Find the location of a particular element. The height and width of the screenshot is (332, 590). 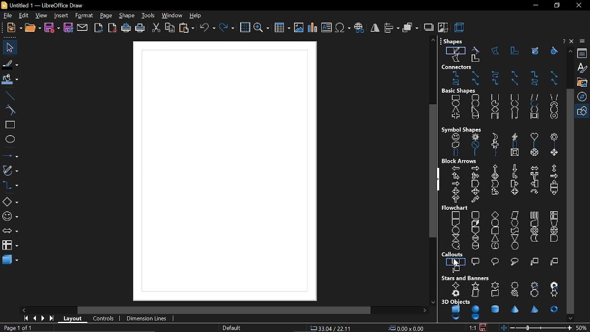

half sphere is located at coordinates (476, 317).